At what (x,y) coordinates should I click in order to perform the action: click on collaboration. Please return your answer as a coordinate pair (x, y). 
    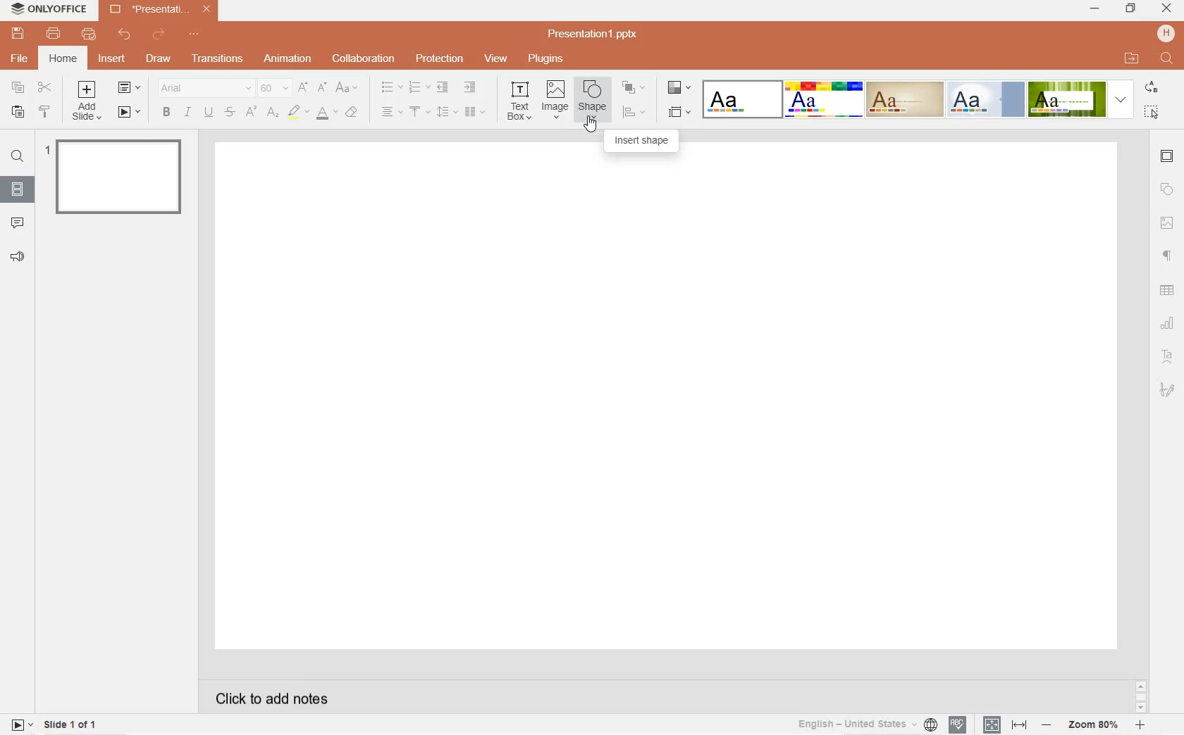
    Looking at the image, I should click on (364, 58).